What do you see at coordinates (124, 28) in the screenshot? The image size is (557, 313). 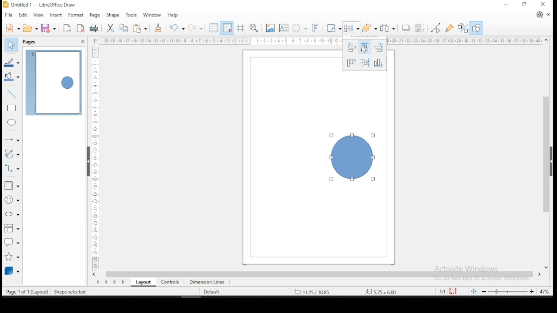 I see `copy` at bounding box center [124, 28].